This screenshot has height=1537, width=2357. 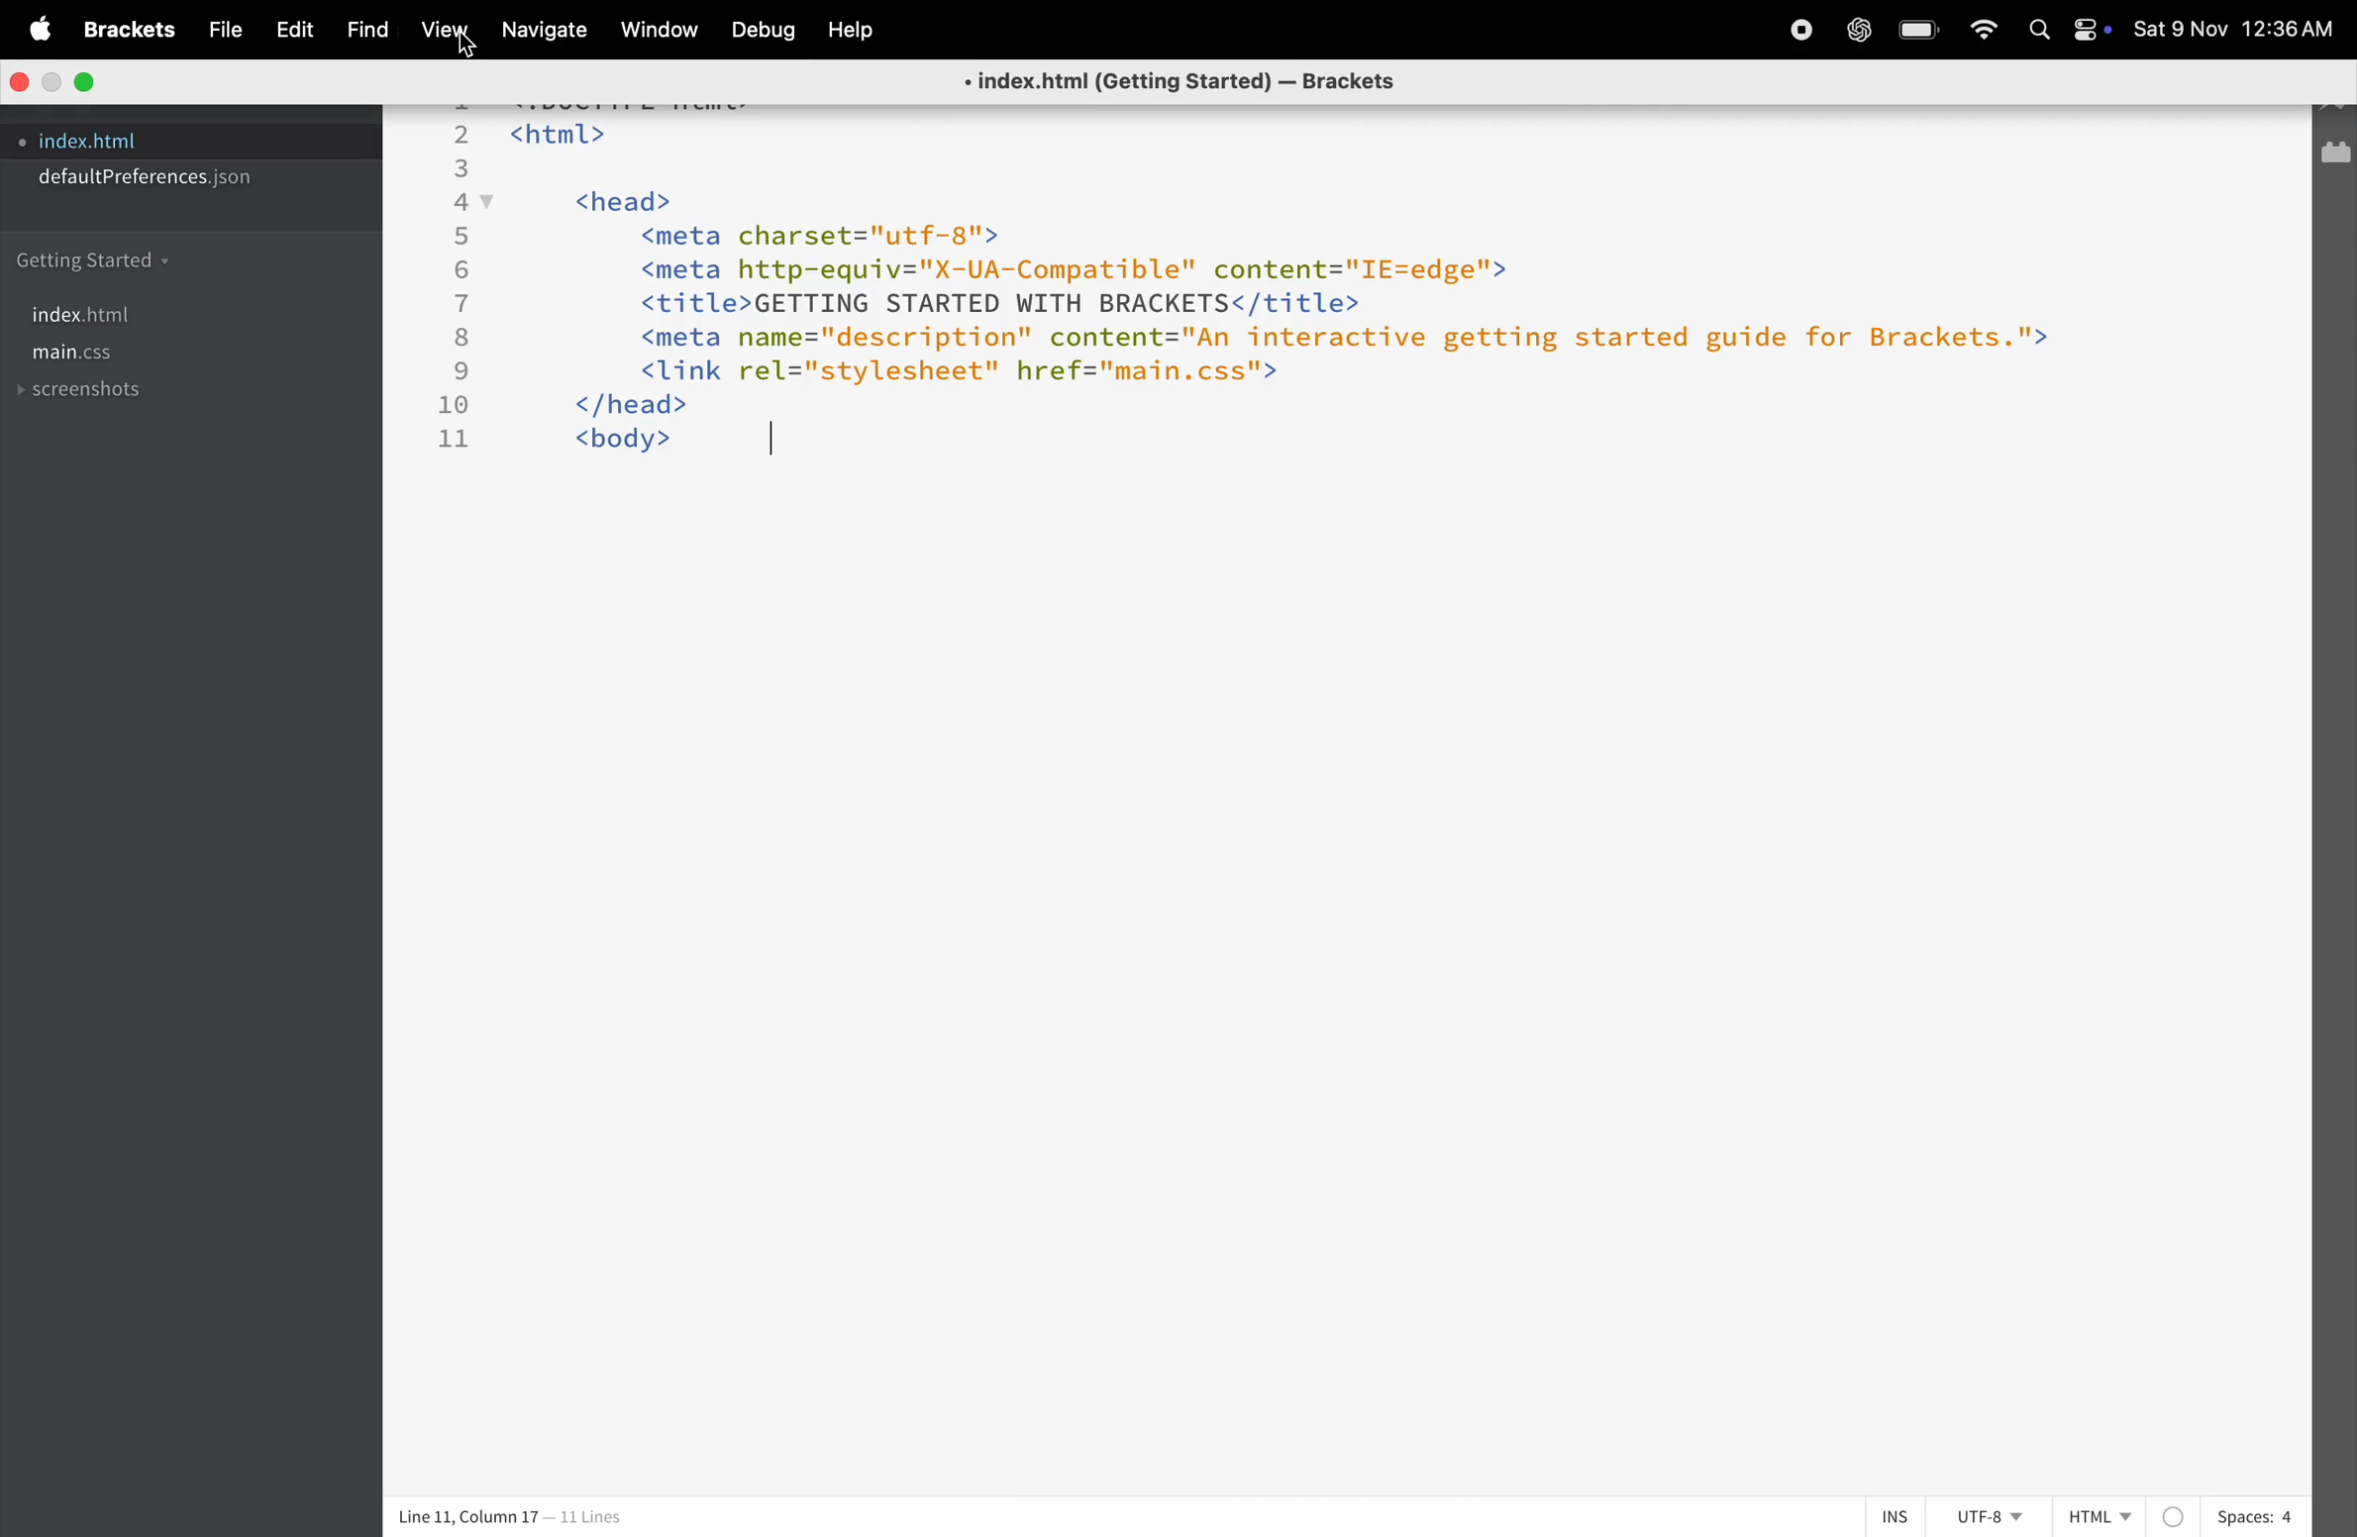 I want to click on index.html, so click(x=104, y=314).